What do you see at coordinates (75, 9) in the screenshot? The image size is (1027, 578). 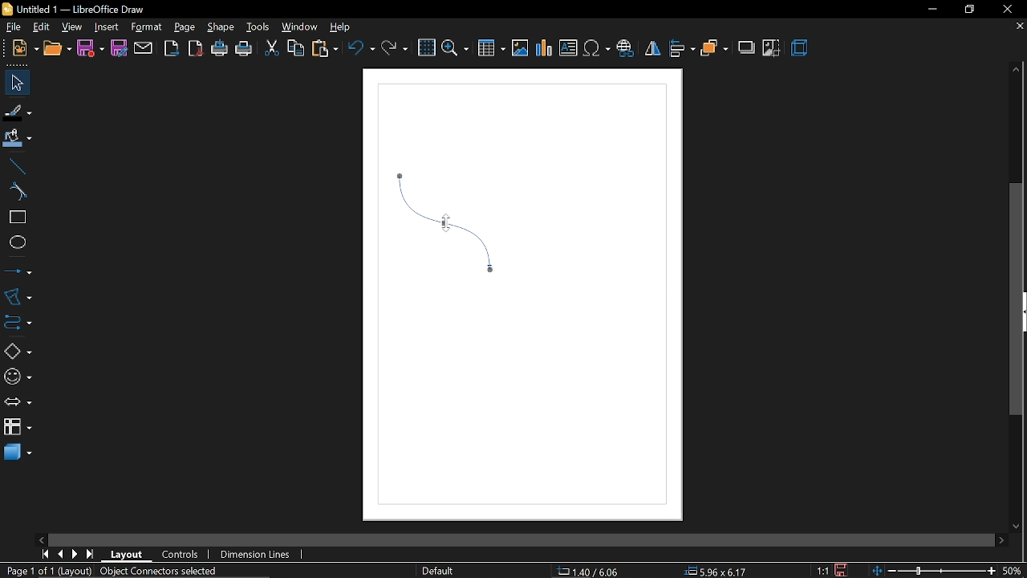 I see `Untitled 1 - LibreOffice Draw` at bounding box center [75, 9].